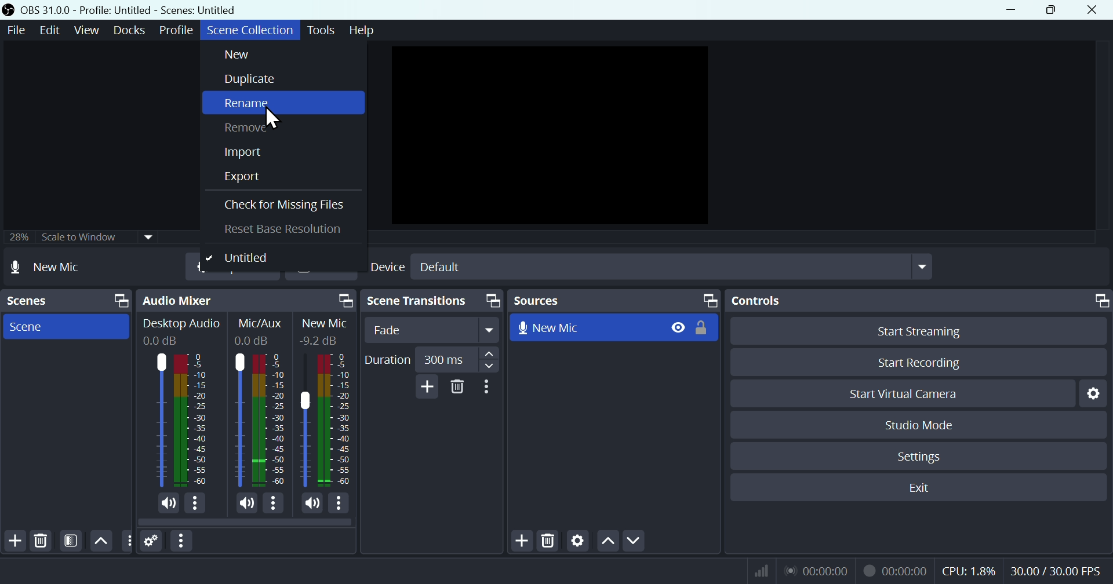  Describe the element at coordinates (433, 299) in the screenshot. I see `scene Transitions` at that location.